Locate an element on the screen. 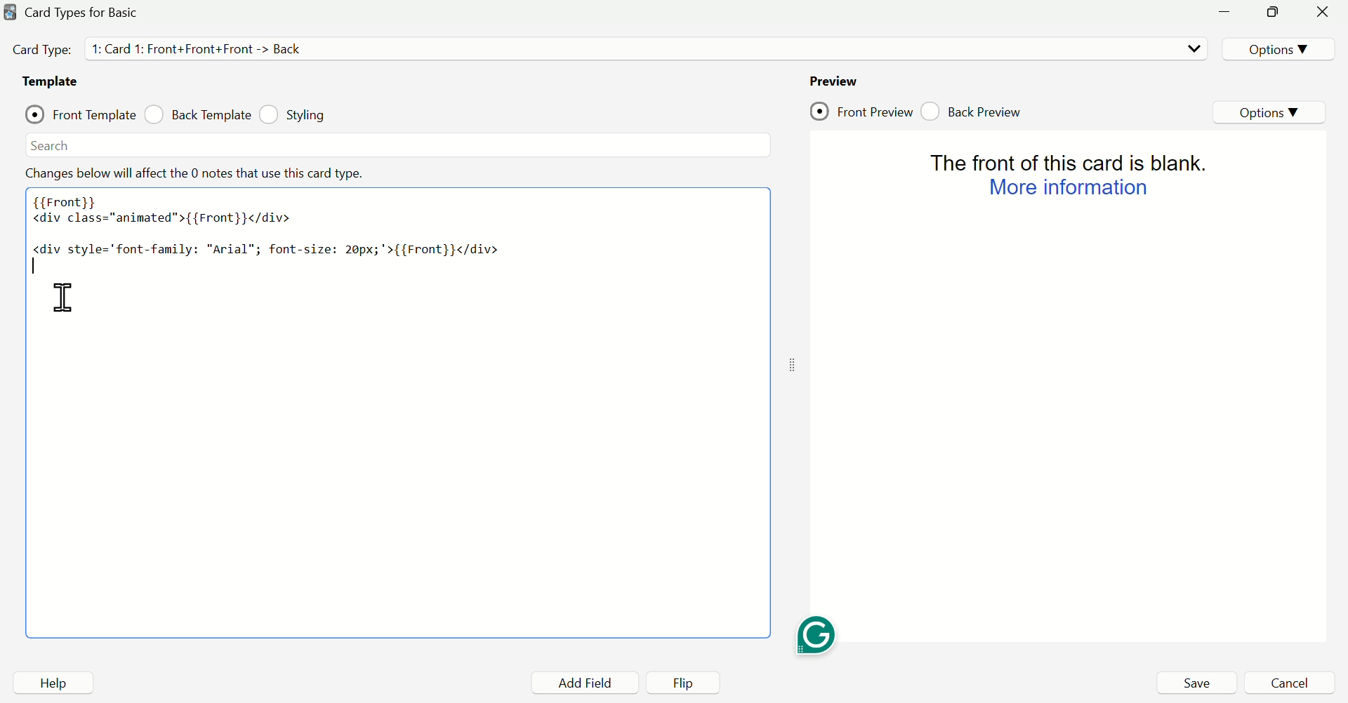  More Information is located at coordinates (1068, 189).